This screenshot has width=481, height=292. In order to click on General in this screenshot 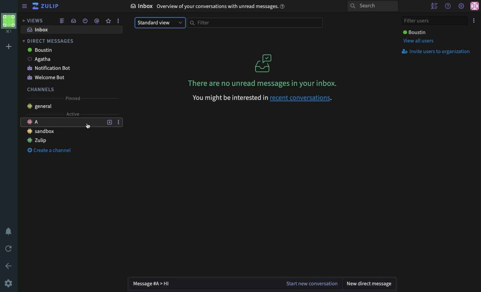, I will do `click(40, 107)`.